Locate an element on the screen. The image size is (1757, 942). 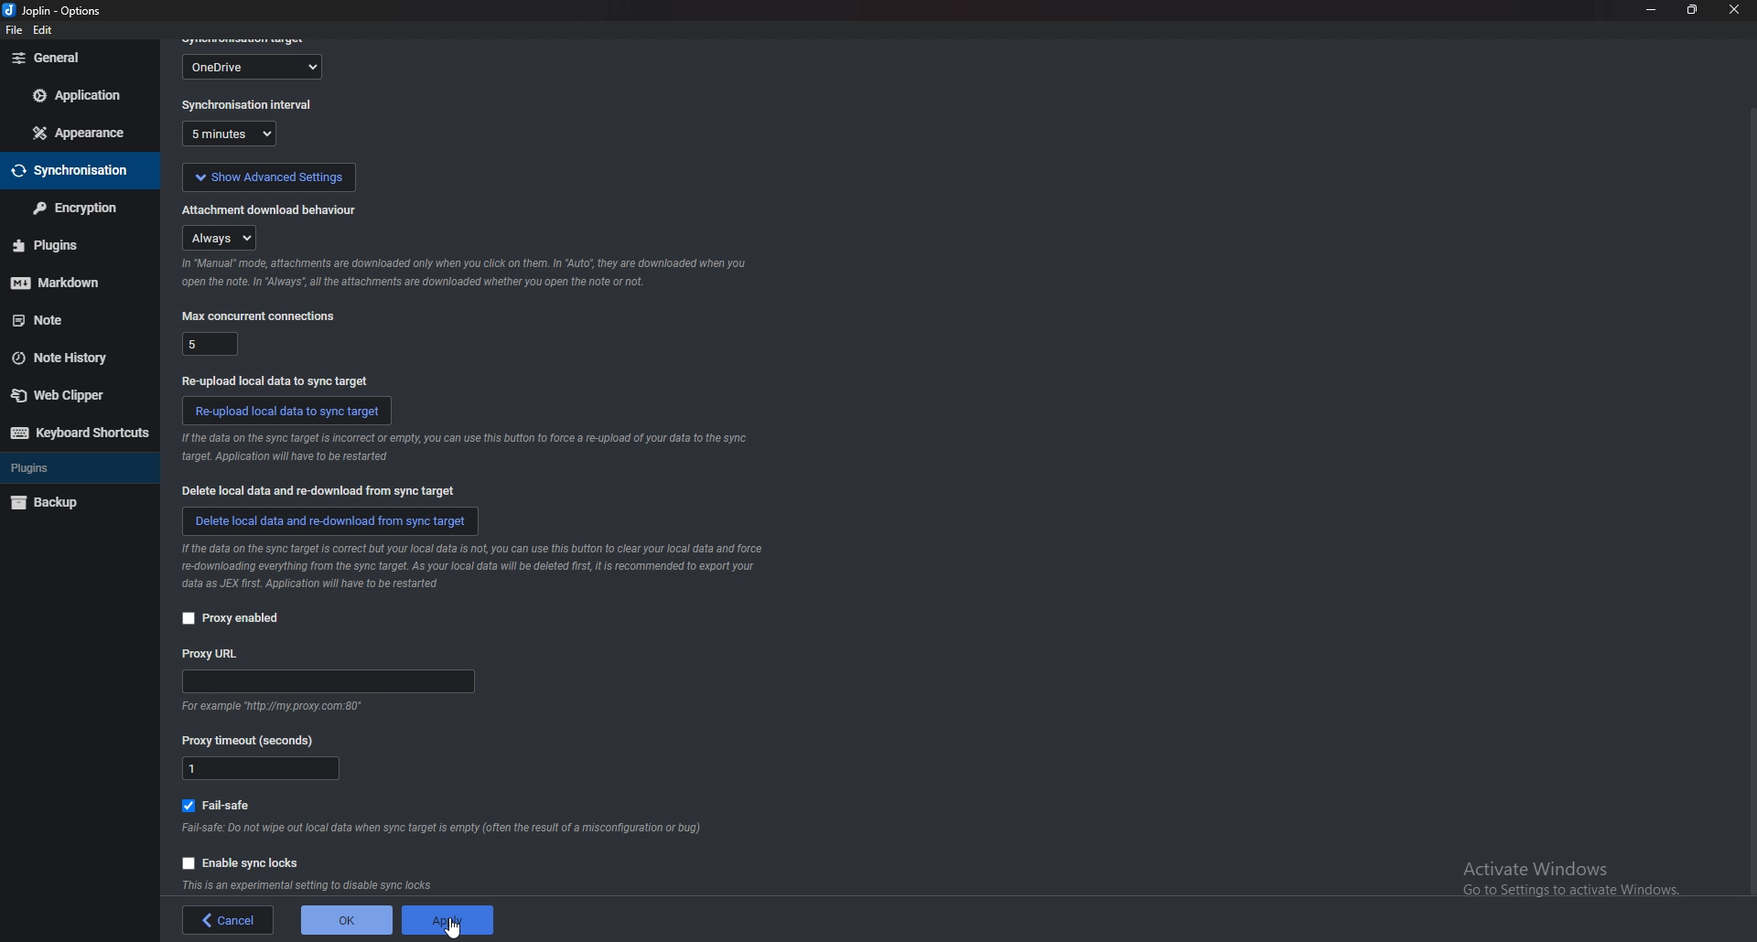
fail safe is located at coordinates (224, 803).